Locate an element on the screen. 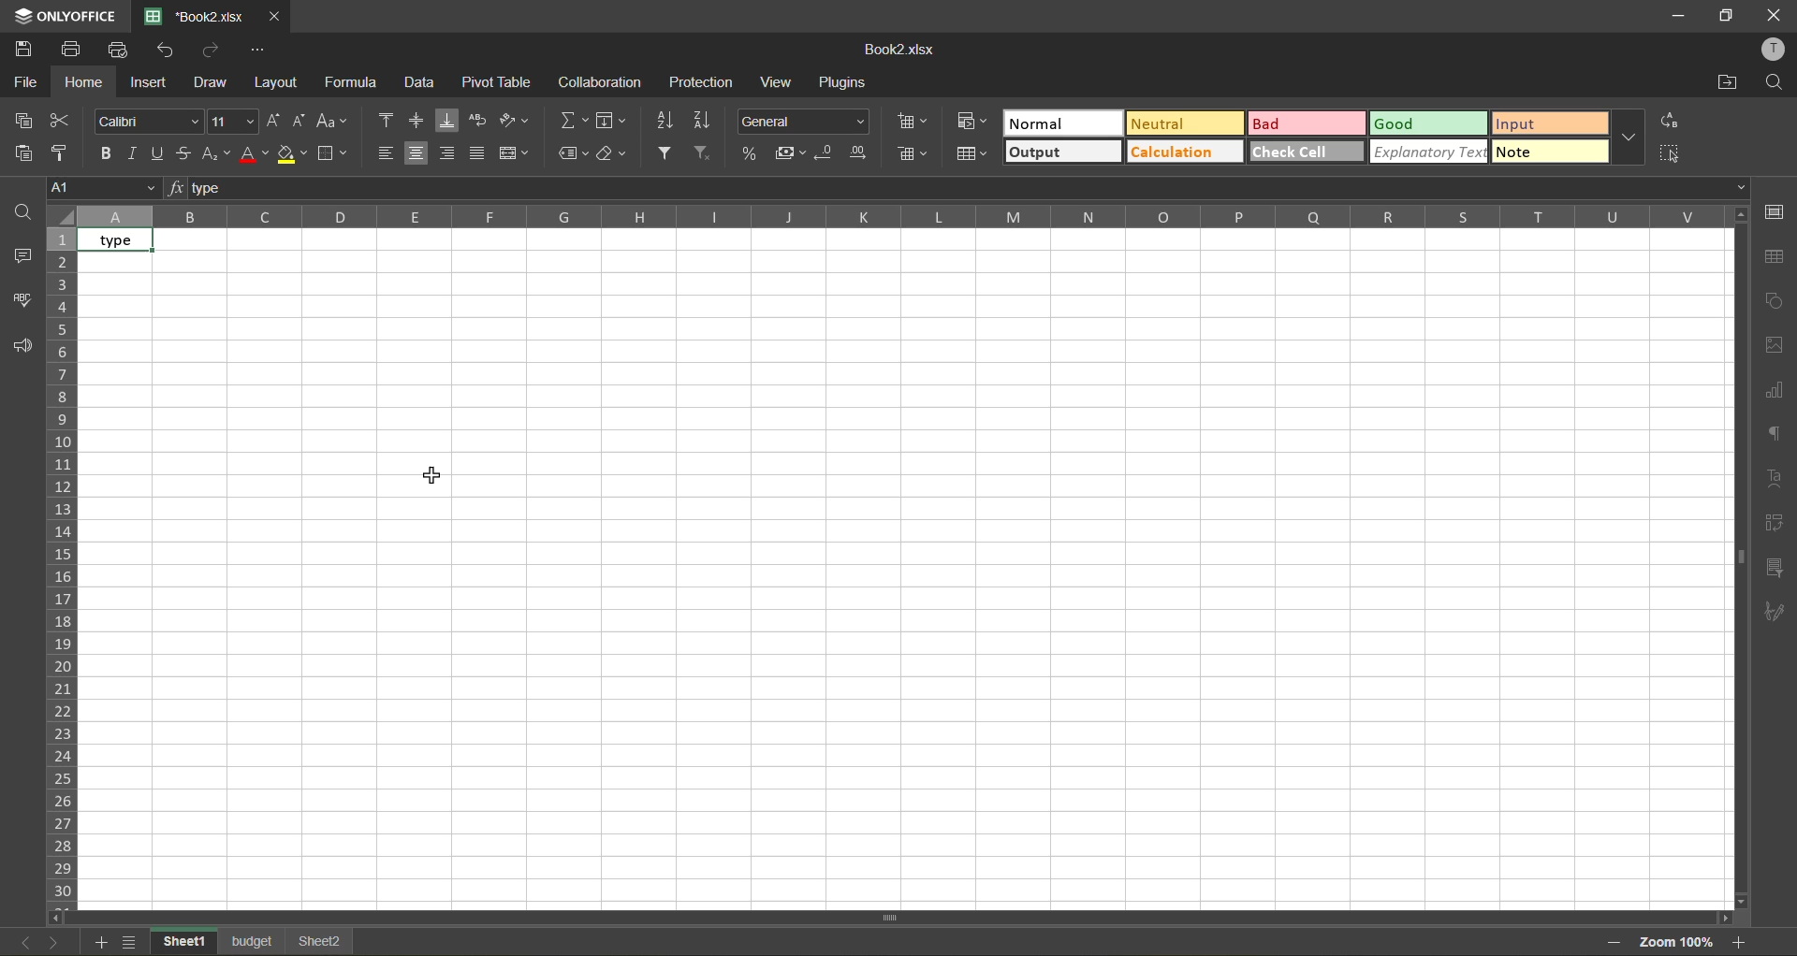  file is located at coordinates (22, 82).